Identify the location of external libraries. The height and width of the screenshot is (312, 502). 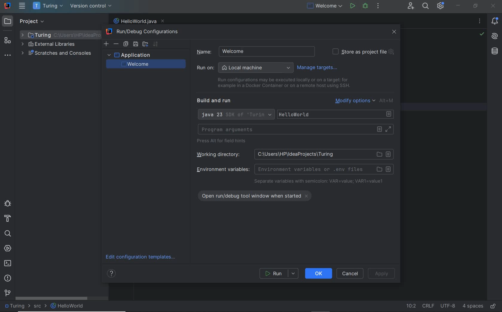
(48, 45).